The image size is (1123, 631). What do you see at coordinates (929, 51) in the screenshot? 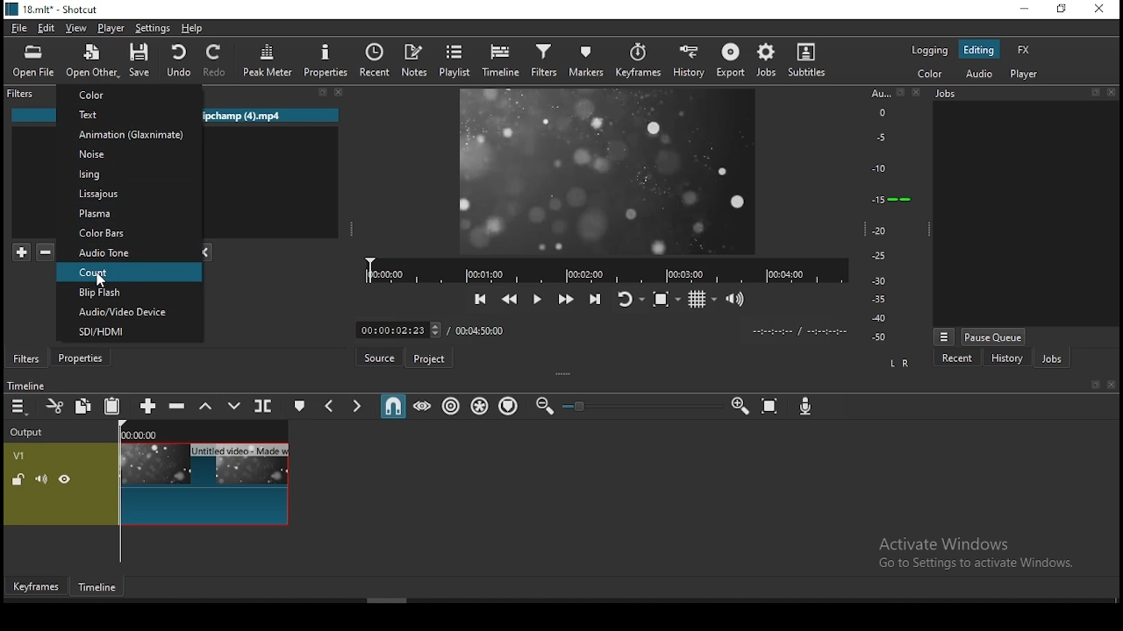
I see `logging` at bounding box center [929, 51].